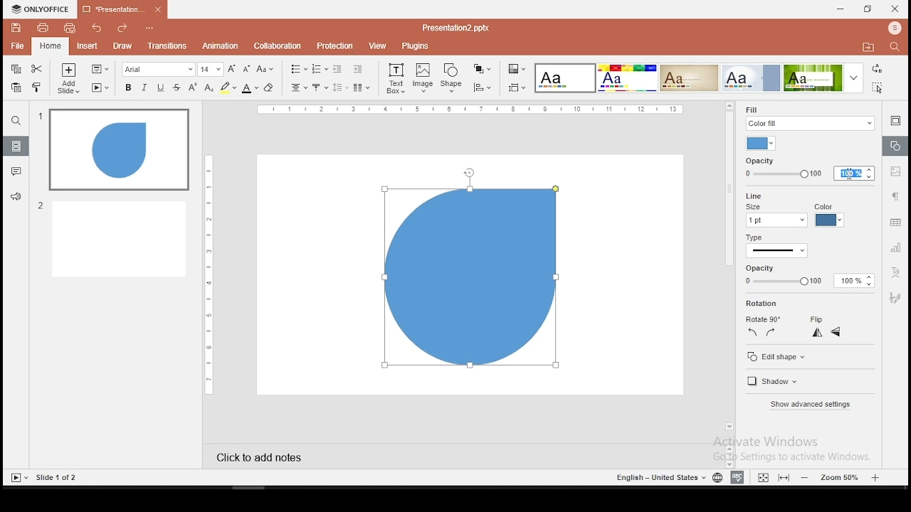  I want to click on decrease font size, so click(246, 70).